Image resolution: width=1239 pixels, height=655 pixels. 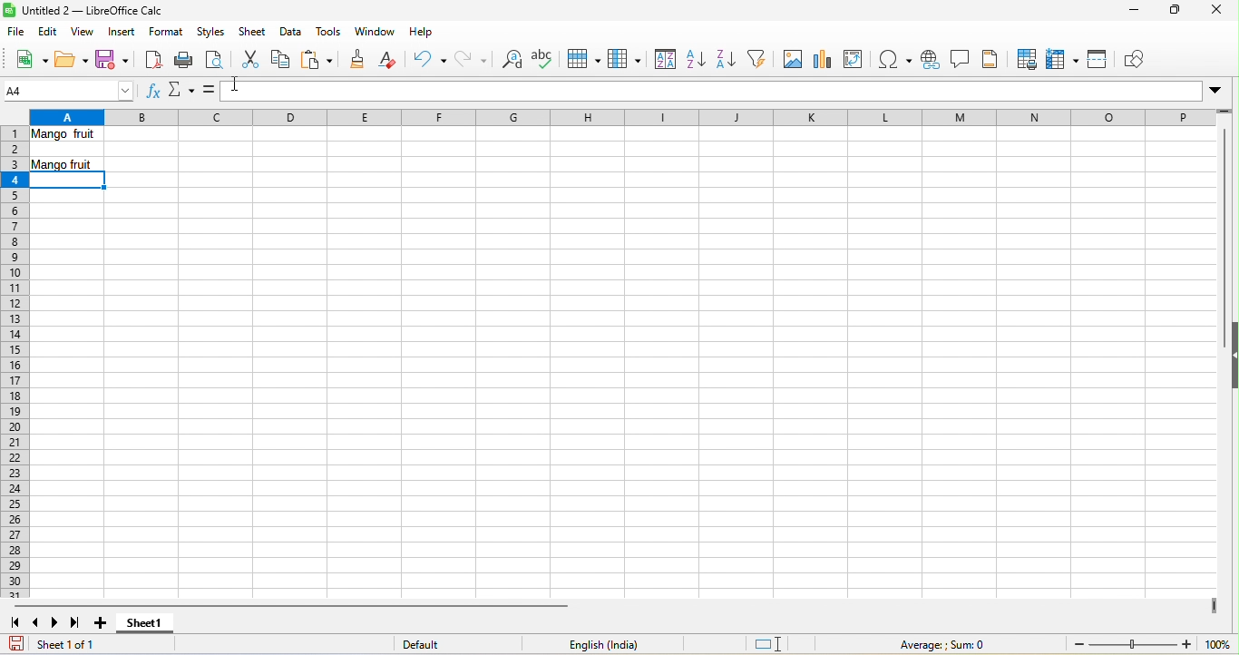 What do you see at coordinates (66, 166) in the screenshot?
I see `mango fruit text trimmed ` at bounding box center [66, 166].